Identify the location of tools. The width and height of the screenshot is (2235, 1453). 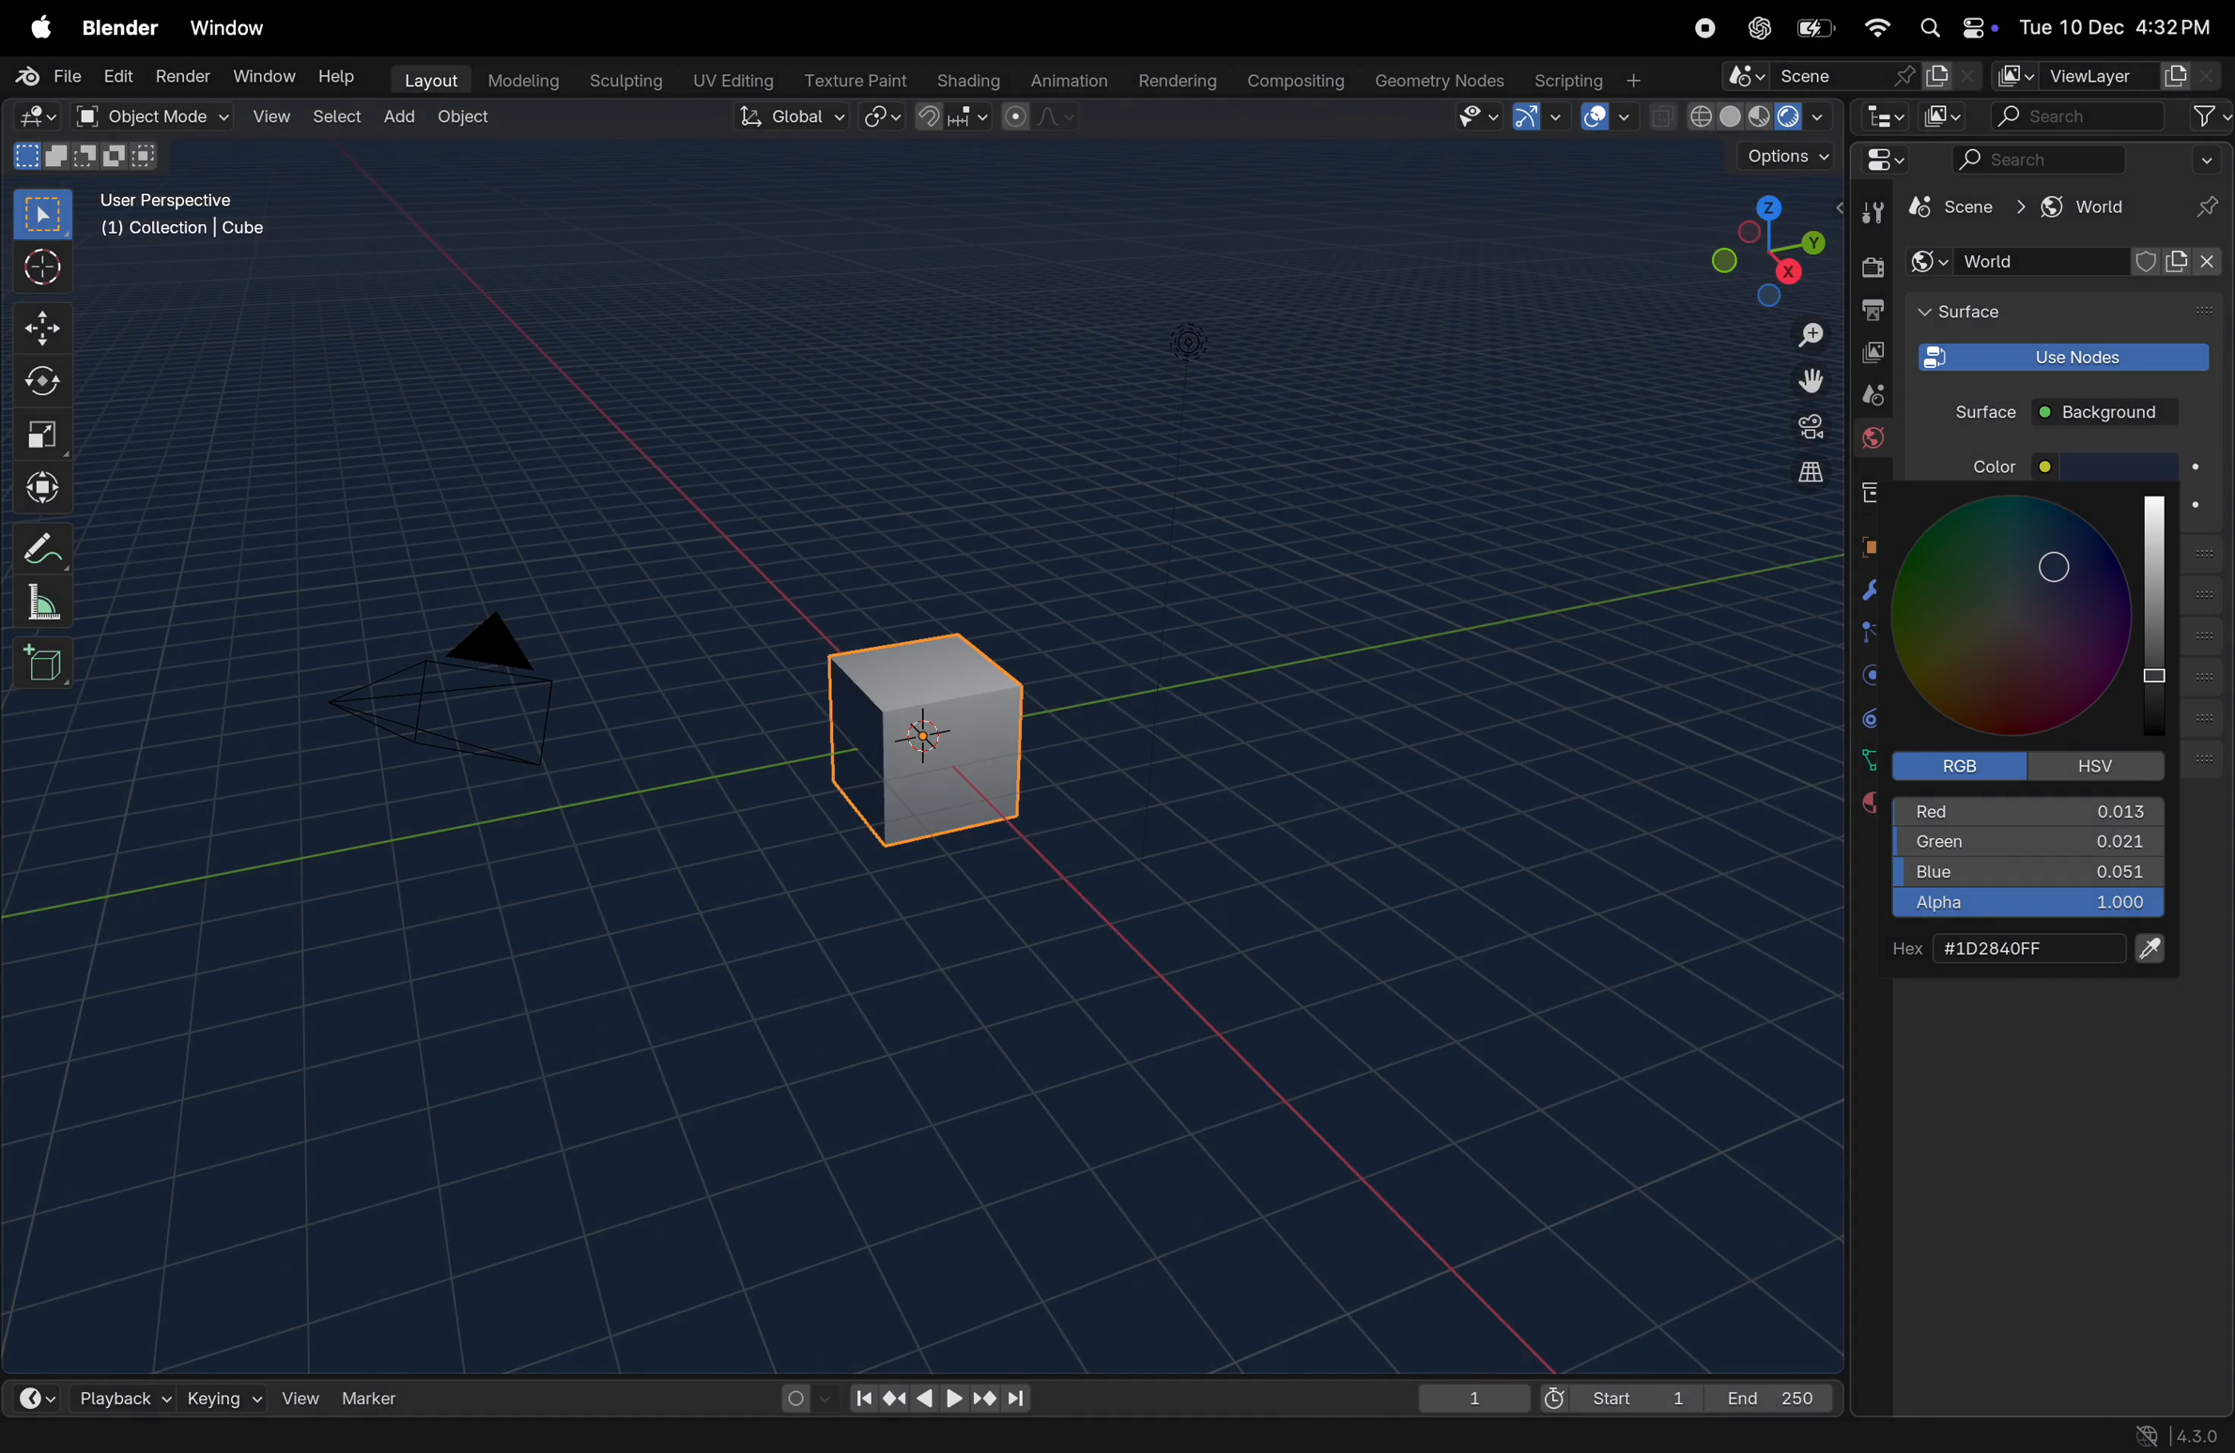
(1867, 212).